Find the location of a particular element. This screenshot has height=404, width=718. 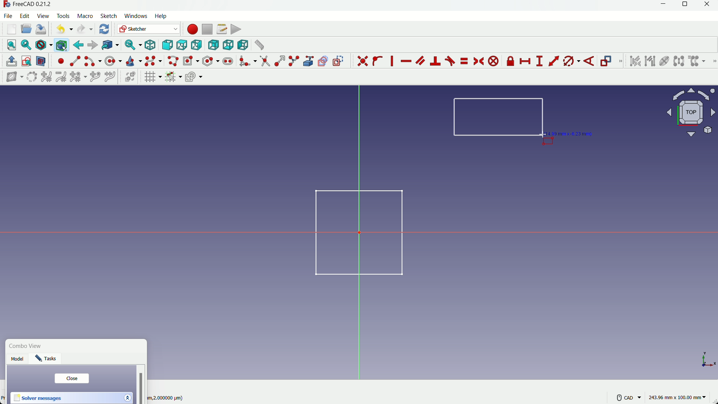

view section is located at coordinates (41, 62).